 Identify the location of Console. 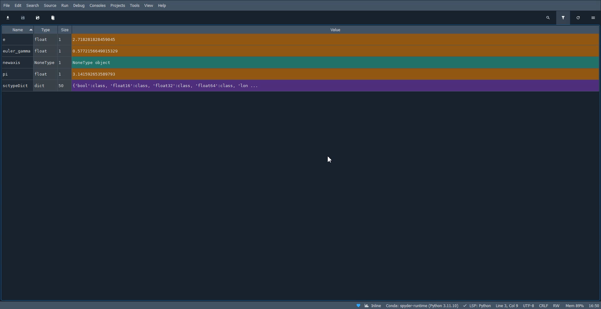
(98, 5).